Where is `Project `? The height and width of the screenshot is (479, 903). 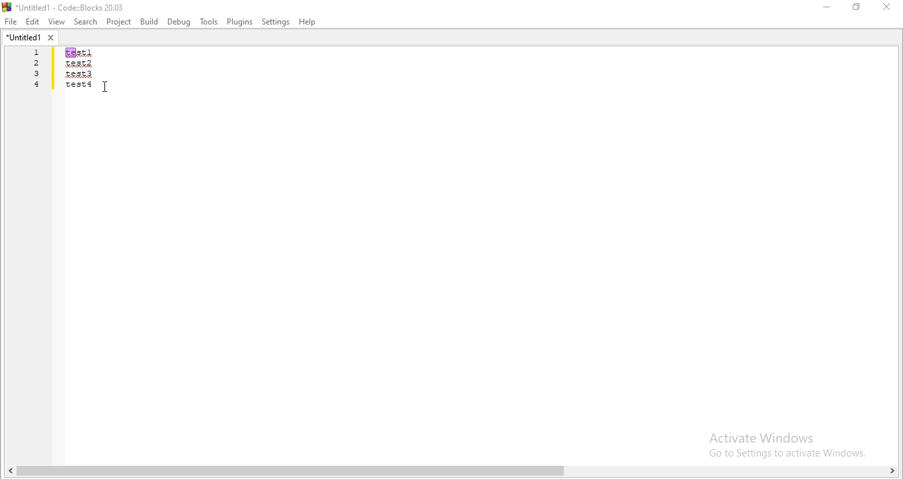 Project  is located at coordinates (118, 22).